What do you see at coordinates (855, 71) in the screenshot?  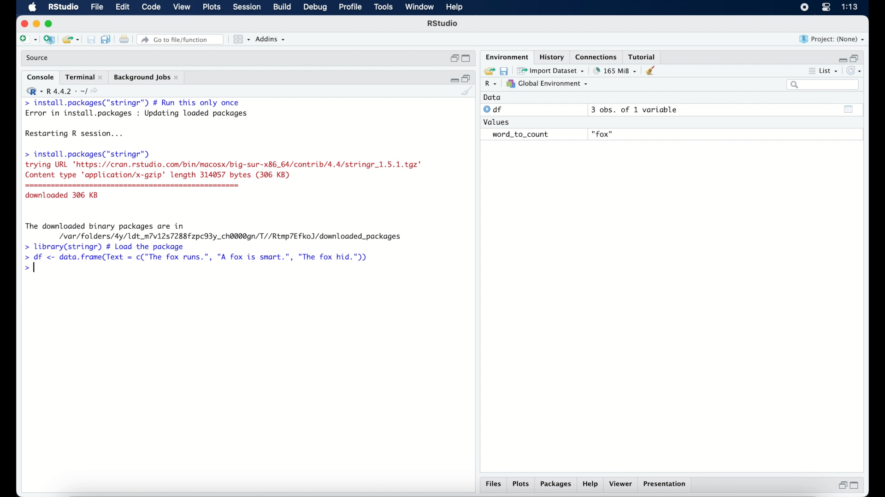 I see `refresh` at bounding box center [855, 71].